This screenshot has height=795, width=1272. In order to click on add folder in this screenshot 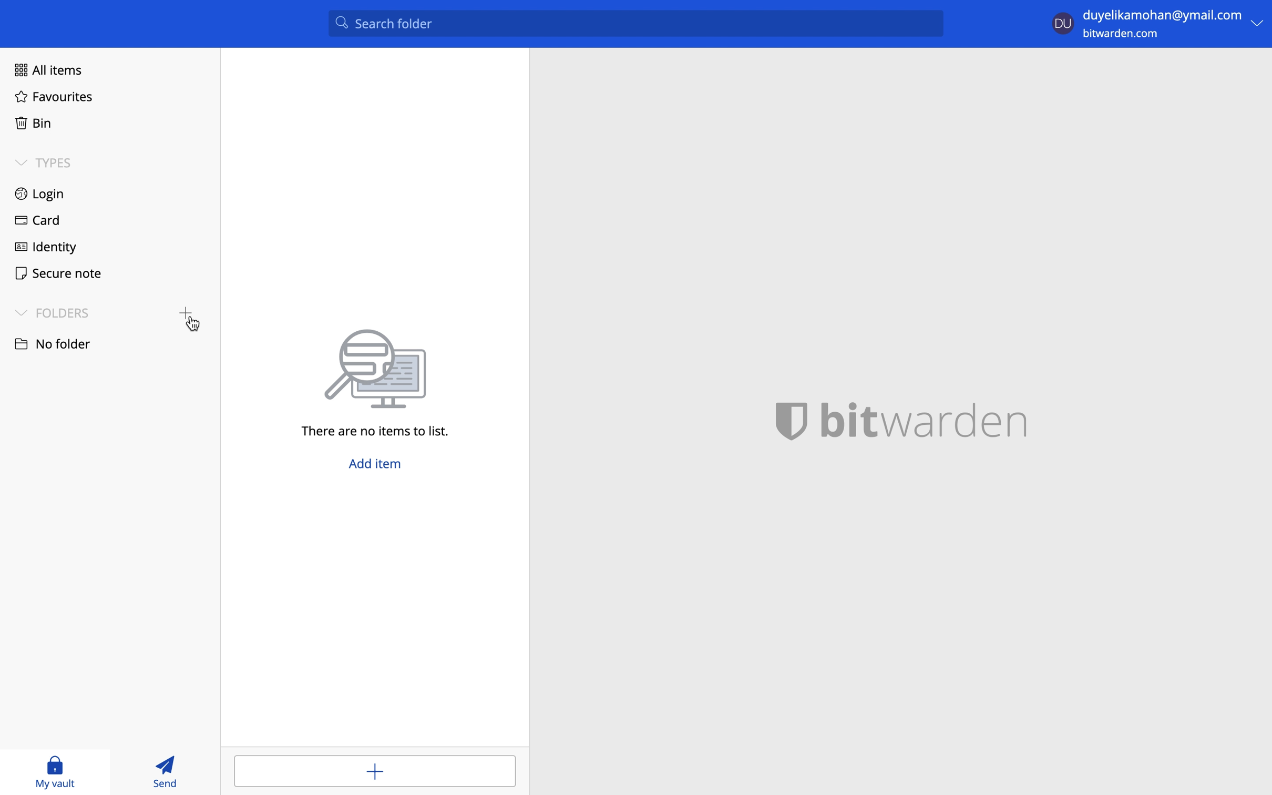, I will do `click(182, 309)`.